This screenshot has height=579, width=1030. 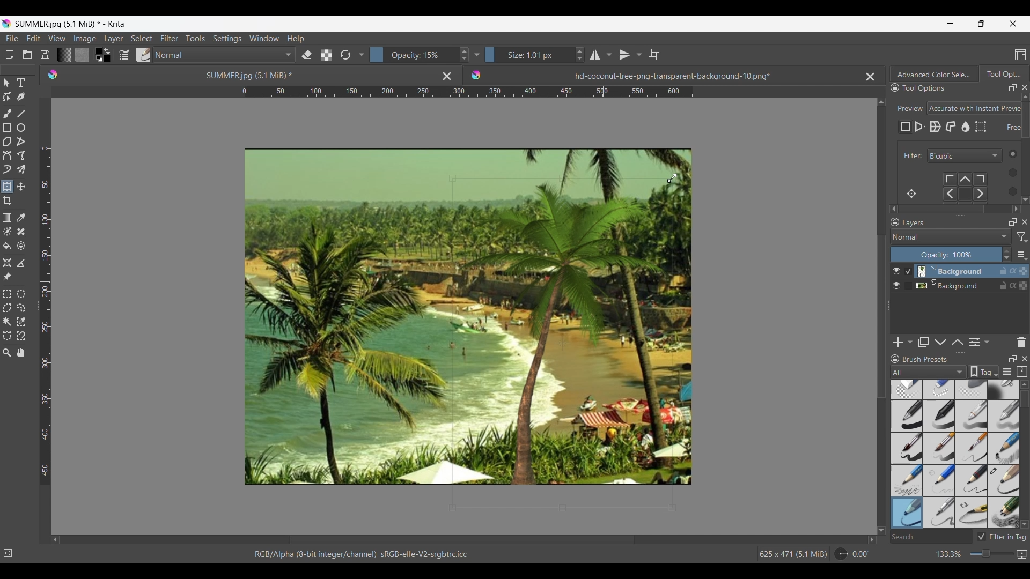 What do you see at coordinates (975, 343) in the screenshot?
I see `Edit layer properties` at bounding box center [975, 343].